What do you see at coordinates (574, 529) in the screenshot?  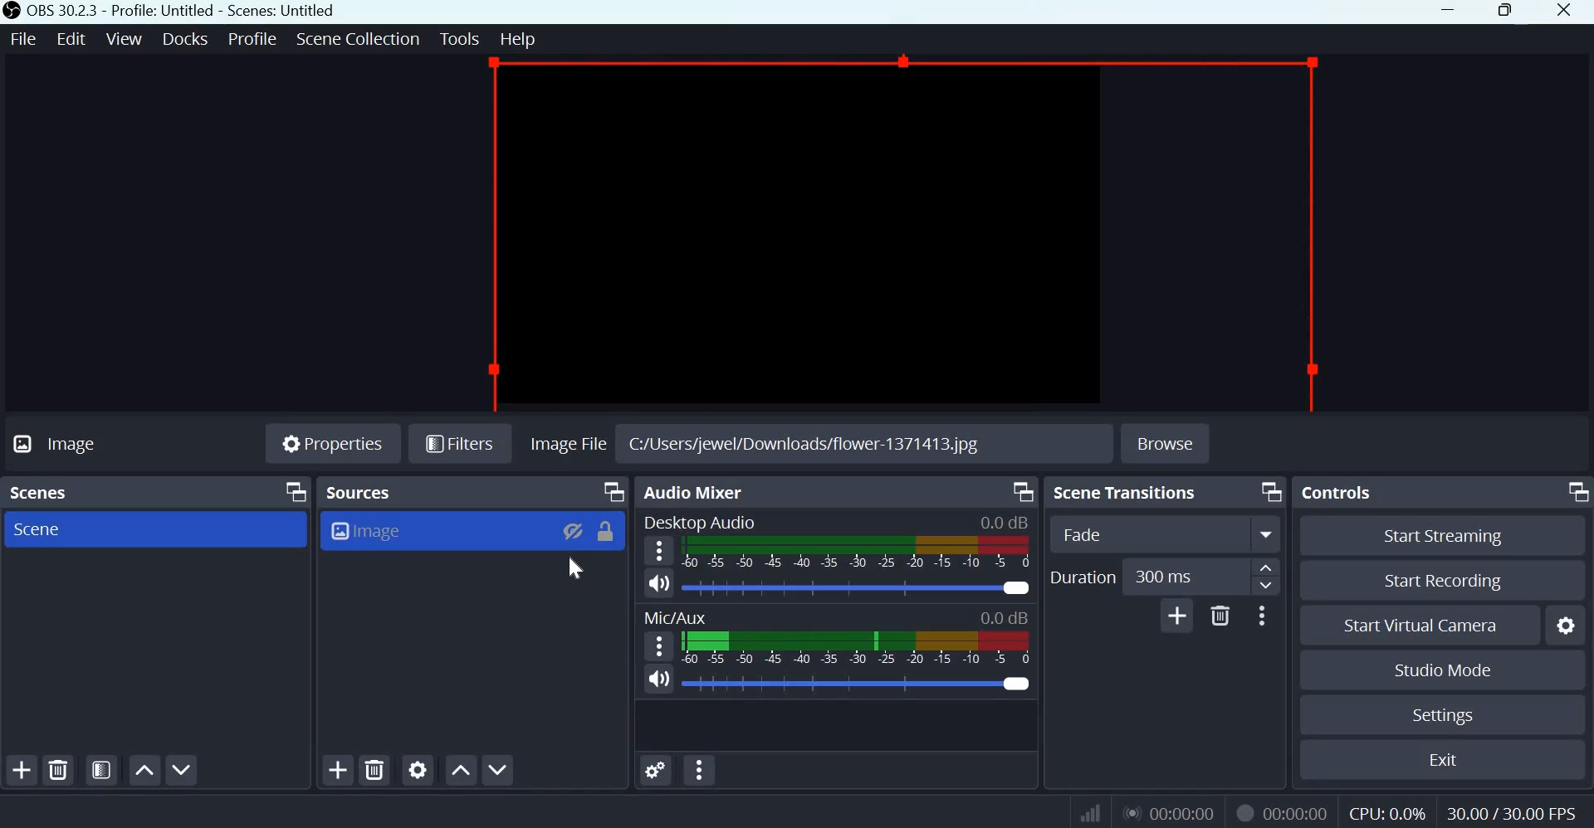 I see `Visibility Toggle` at bounding box center [574, 529].